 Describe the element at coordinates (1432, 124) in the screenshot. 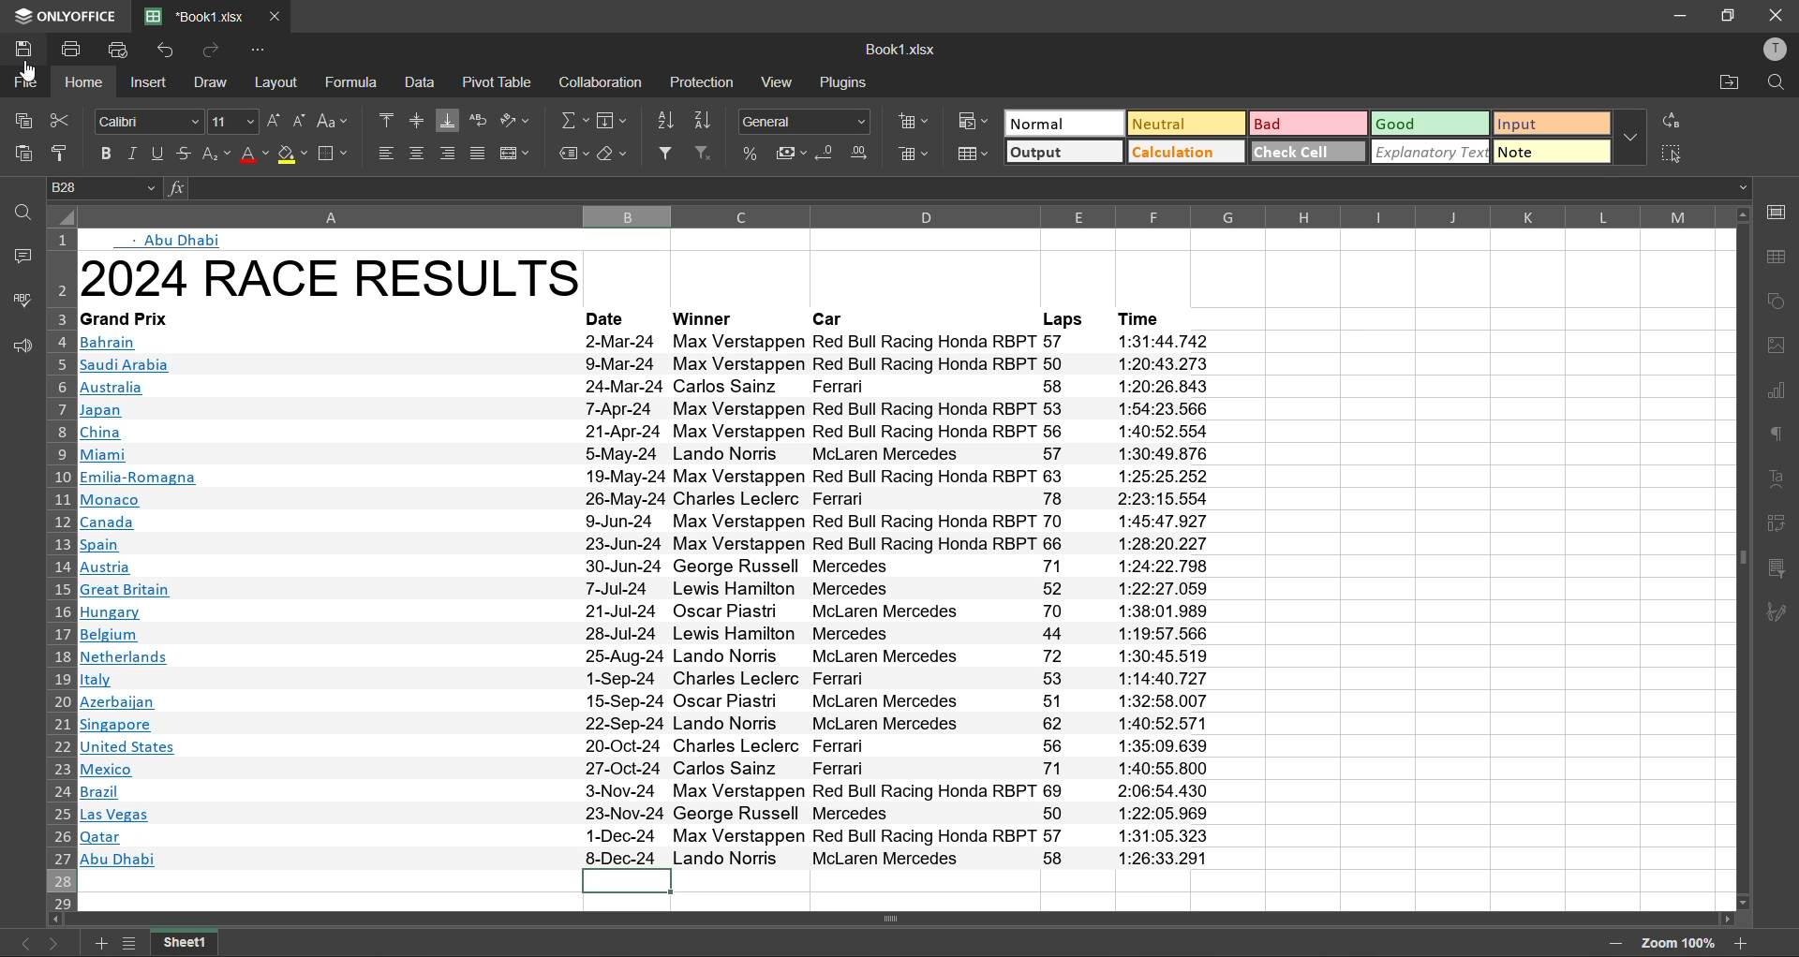

I see `good` at that location.